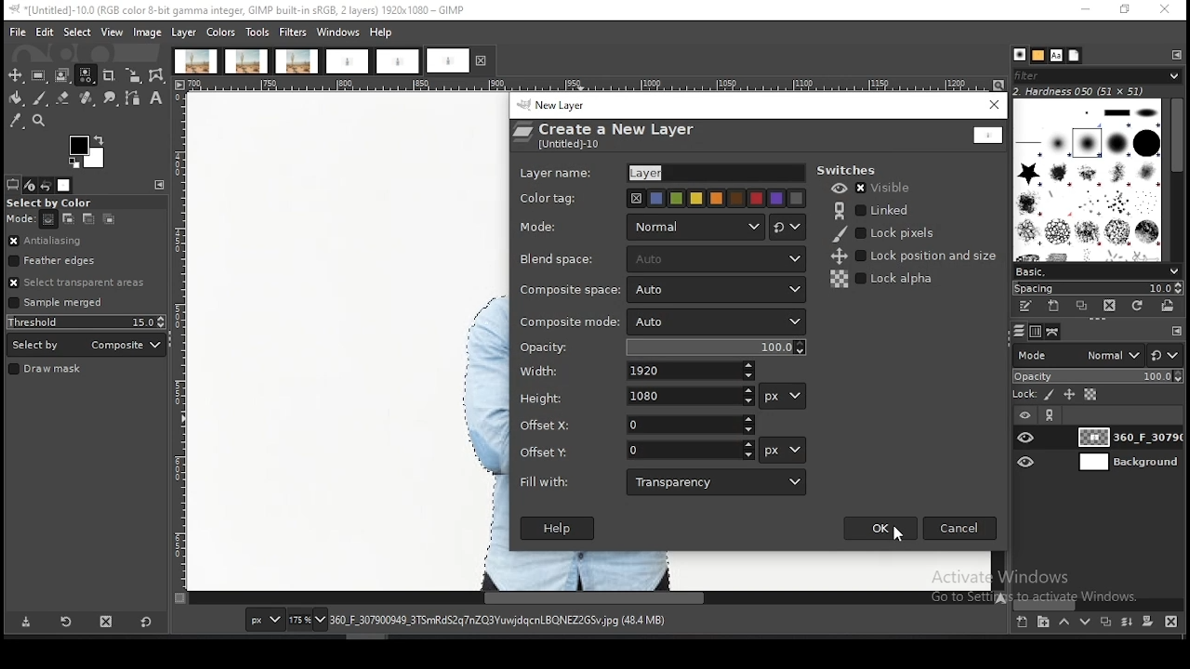 This screenshot has width=1190, height=669. I want to click on project tab, so click(347, 62).